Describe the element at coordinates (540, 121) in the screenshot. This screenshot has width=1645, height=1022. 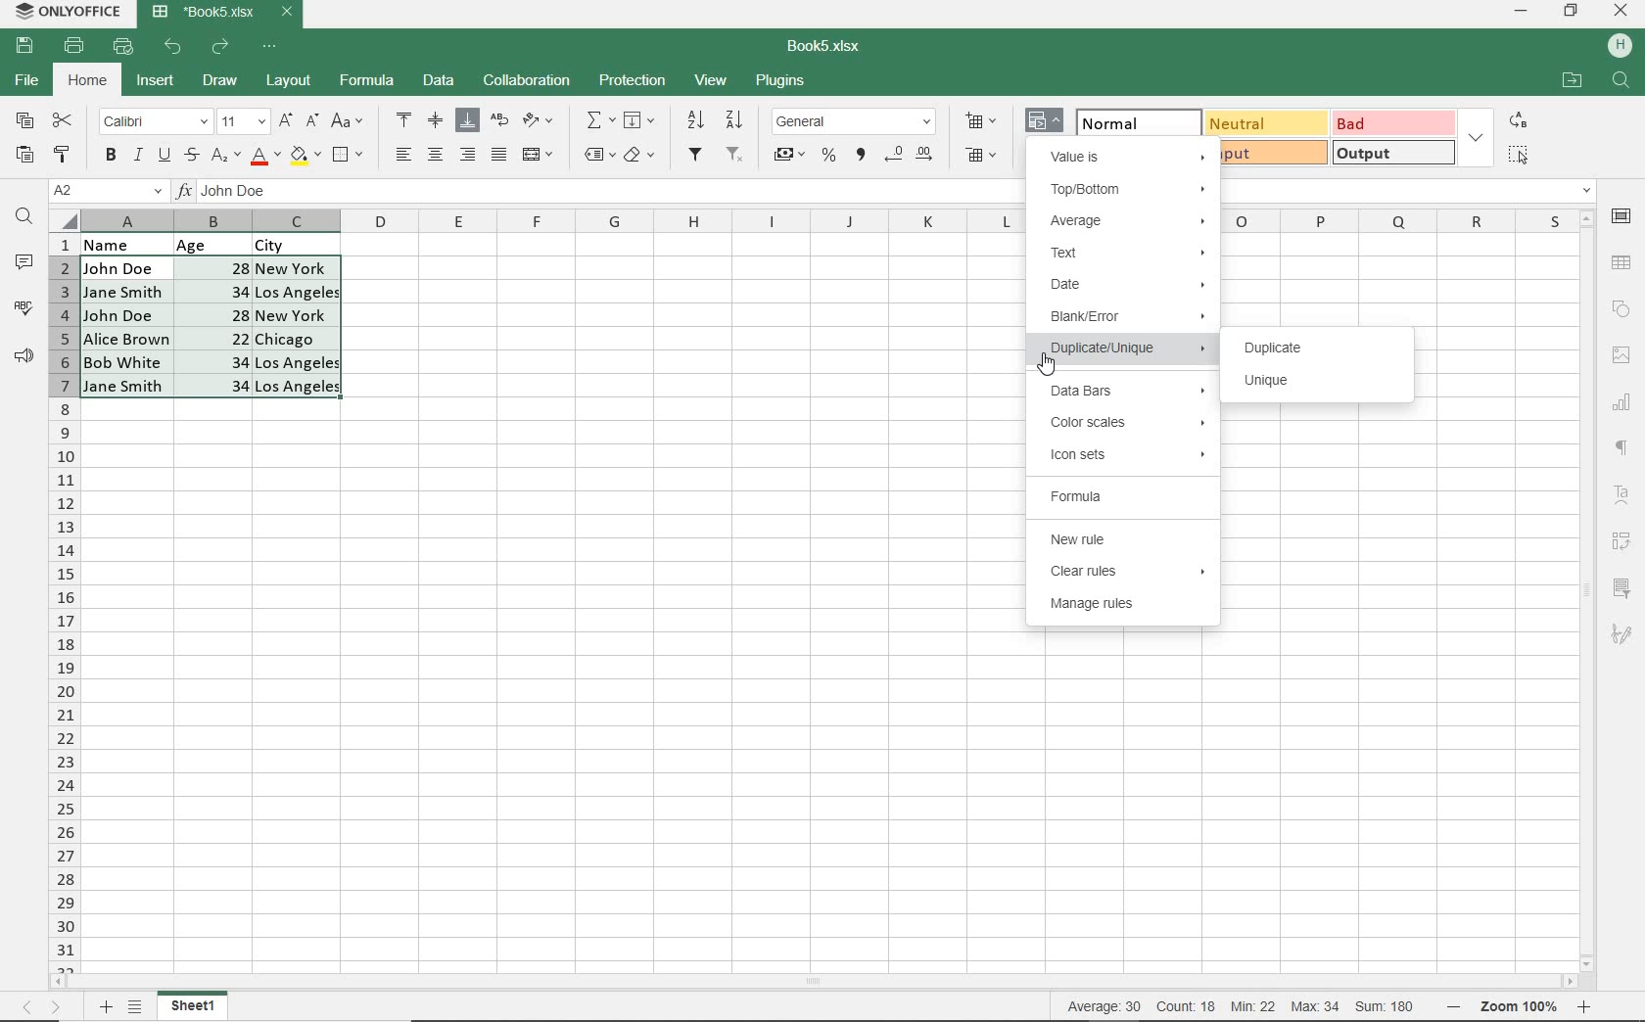
I see `ORIENTATION` at that location.